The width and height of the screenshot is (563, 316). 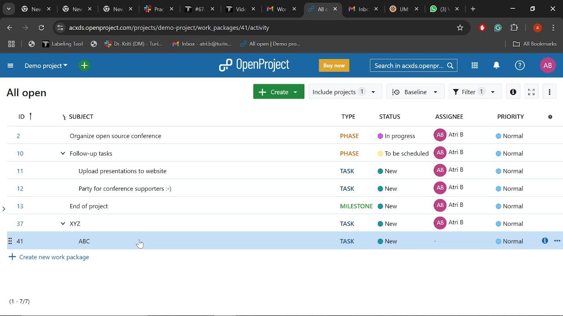 I want to click on Search in acxds.openproject, so click(x=415, y=65).